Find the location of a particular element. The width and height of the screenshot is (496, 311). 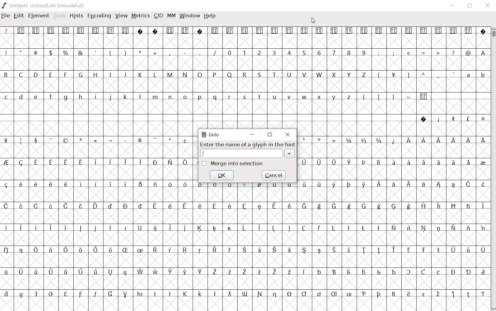

Symbol is located at coordinates (319, 186).